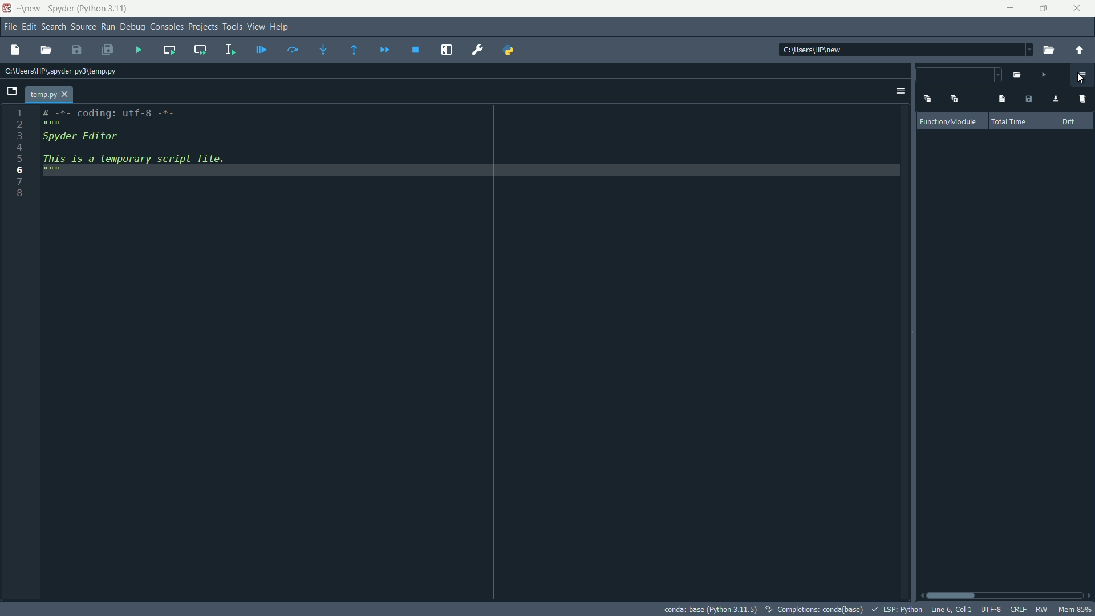  I want to click on debug menu, so click(132, 27).